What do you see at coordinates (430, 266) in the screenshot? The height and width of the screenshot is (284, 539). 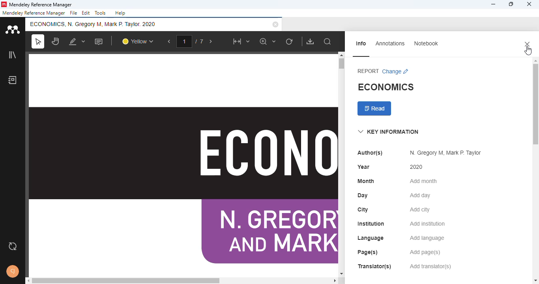 I see `add translator(s)` at bounding box center [430, 266].